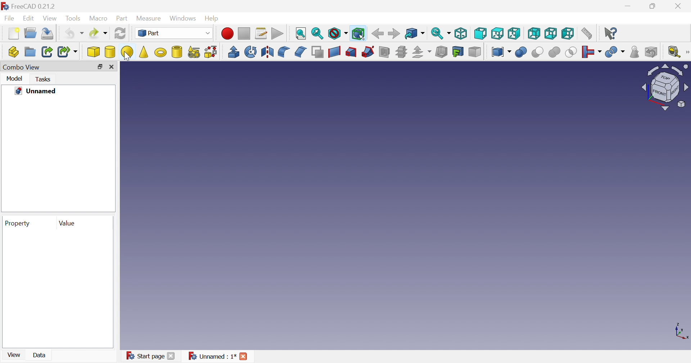  What do you see at coordinates (515, 33) in the screenshot?
I see `Right` at bounding box center [515, 33].